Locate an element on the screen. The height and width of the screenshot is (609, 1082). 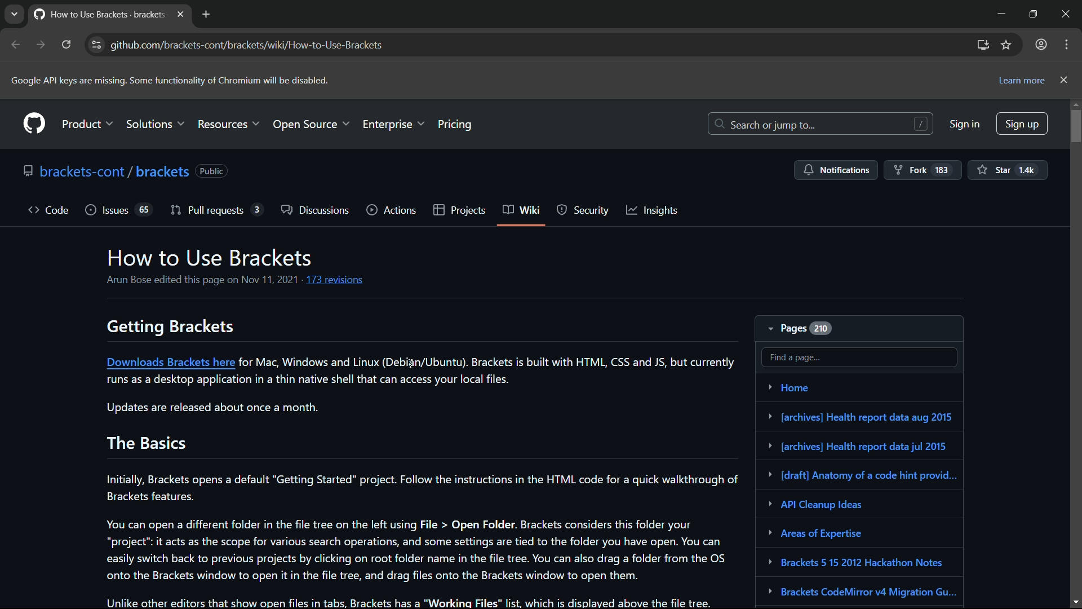
pull requests is located at coordinates (207, 210).